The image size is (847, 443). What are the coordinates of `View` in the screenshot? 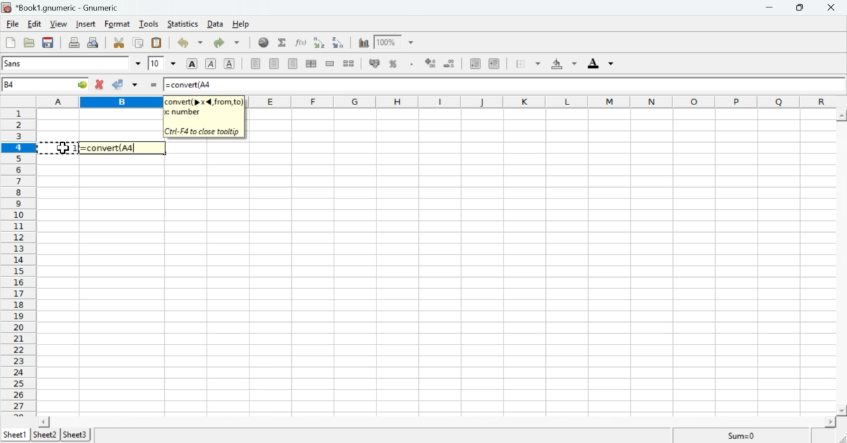 It's located at (61, 24).